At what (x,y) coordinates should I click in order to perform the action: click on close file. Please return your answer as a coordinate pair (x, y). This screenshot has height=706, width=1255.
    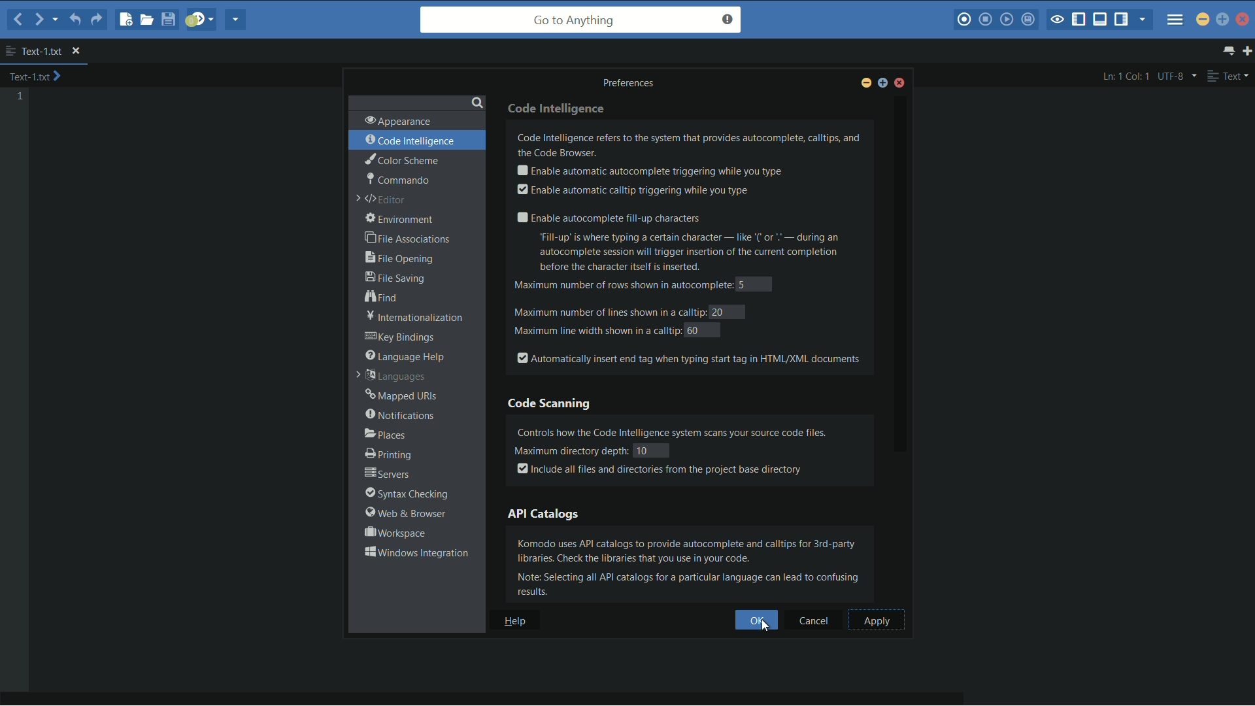
    Looking at the image, I should click on (76, 52).